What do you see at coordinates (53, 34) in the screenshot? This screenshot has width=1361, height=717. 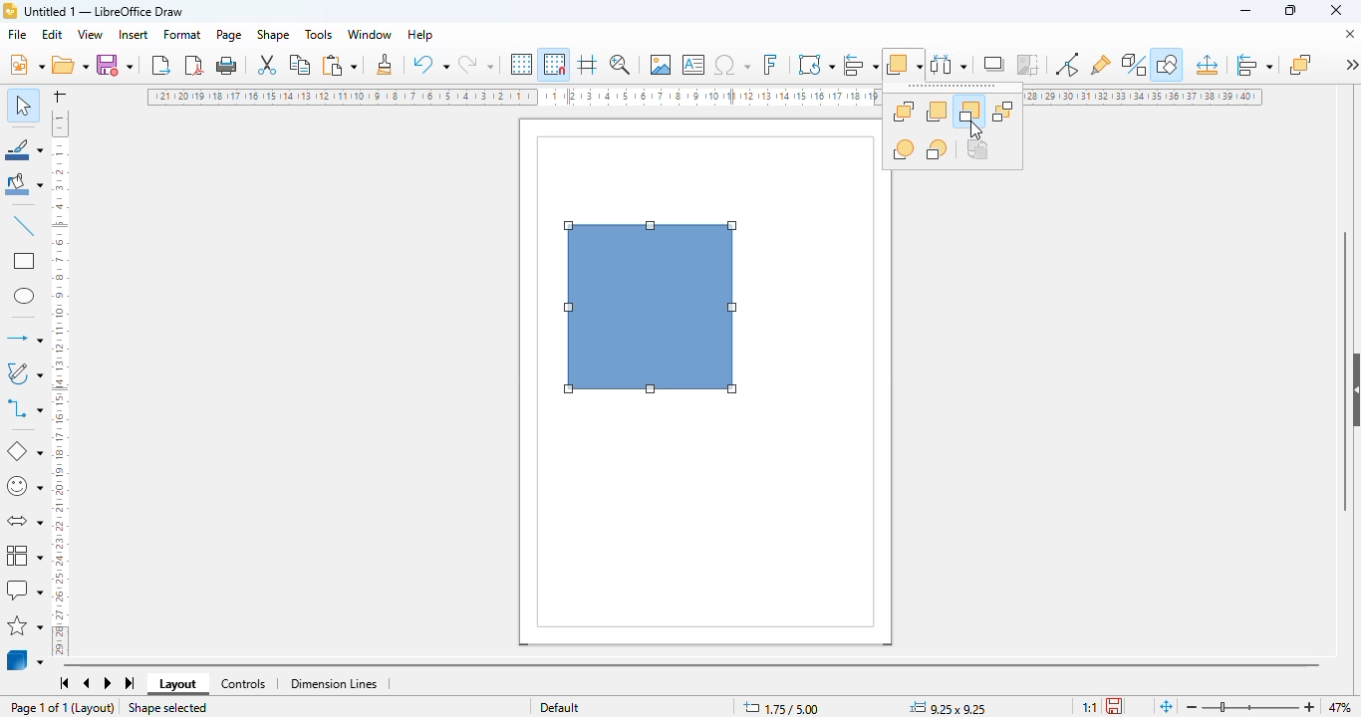 I see `edit` at bounding box center [53, 34].